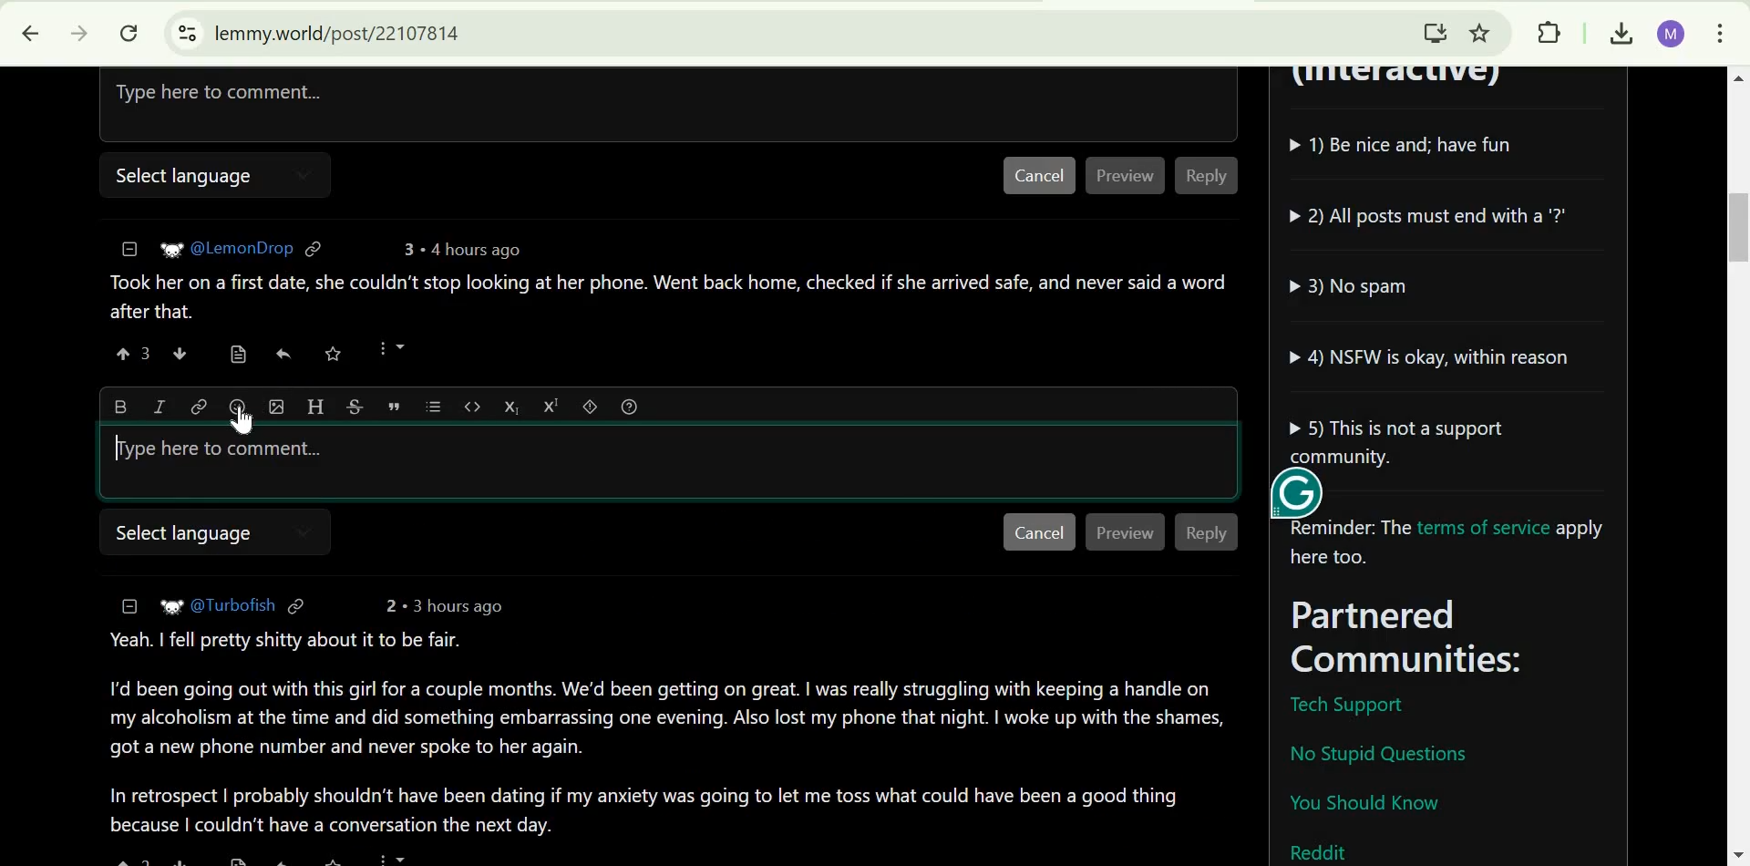 This screenshot has width=1750, height=866. What do you see at coordinates (477, 100) in the screenshot?
I see `Type here to comment...` at bounding box center [477, 100].